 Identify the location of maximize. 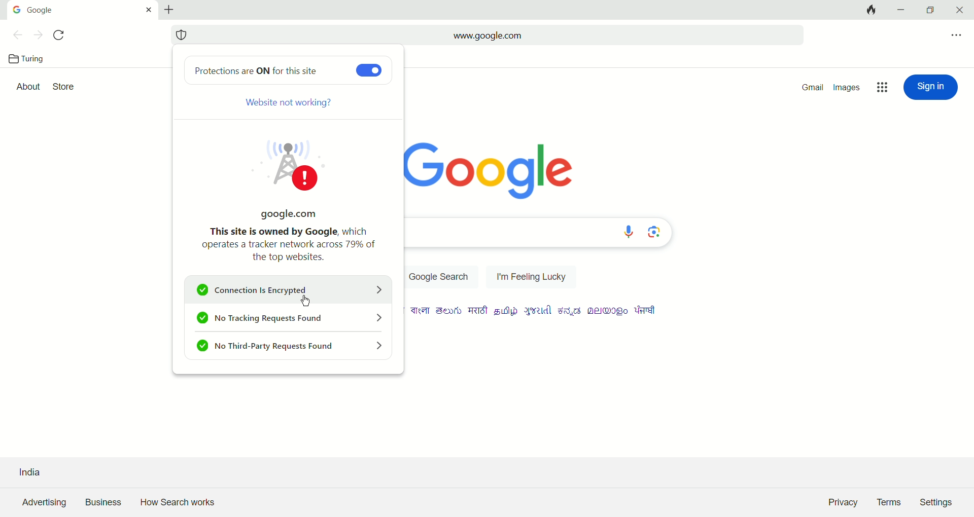
(933, 11).